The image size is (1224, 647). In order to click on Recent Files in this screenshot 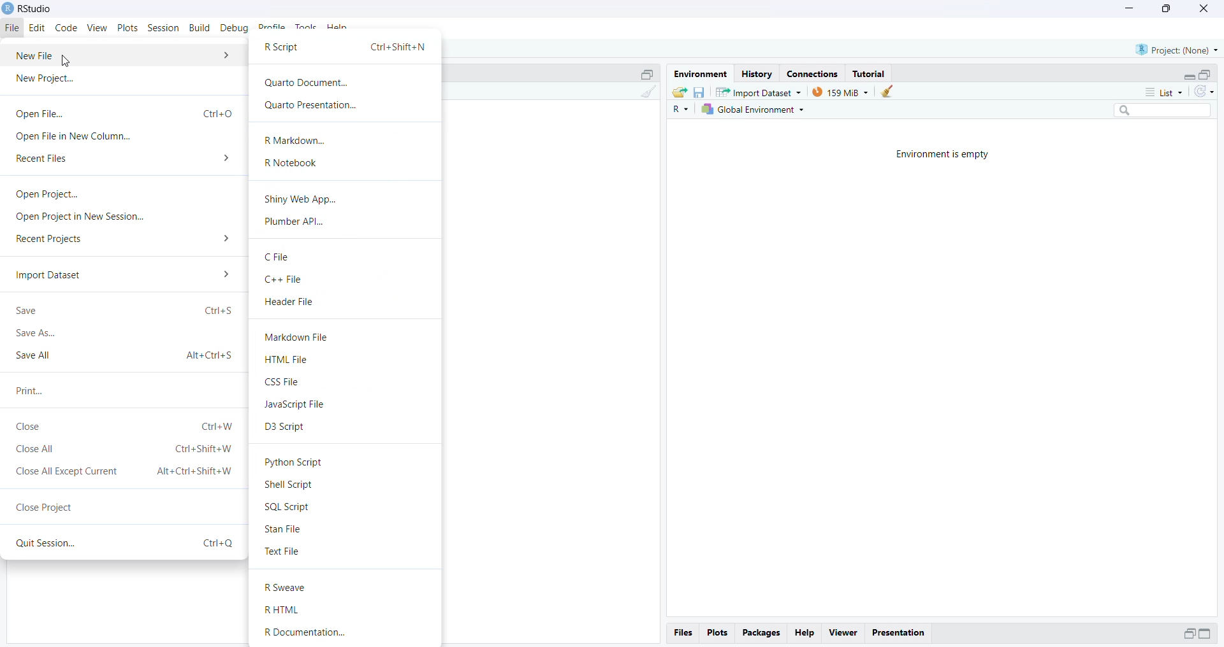, I will do `click(123, 159)`.